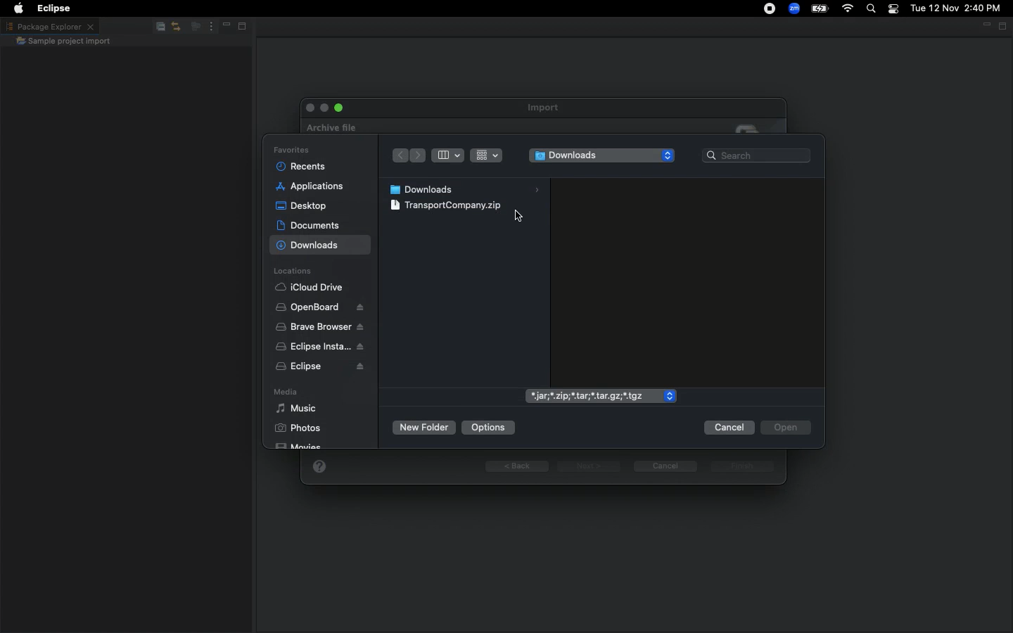 The image size is (1013, 633). Describe the element at coordinates (515, 214) in the screenshot. I see `cursor` at that location.